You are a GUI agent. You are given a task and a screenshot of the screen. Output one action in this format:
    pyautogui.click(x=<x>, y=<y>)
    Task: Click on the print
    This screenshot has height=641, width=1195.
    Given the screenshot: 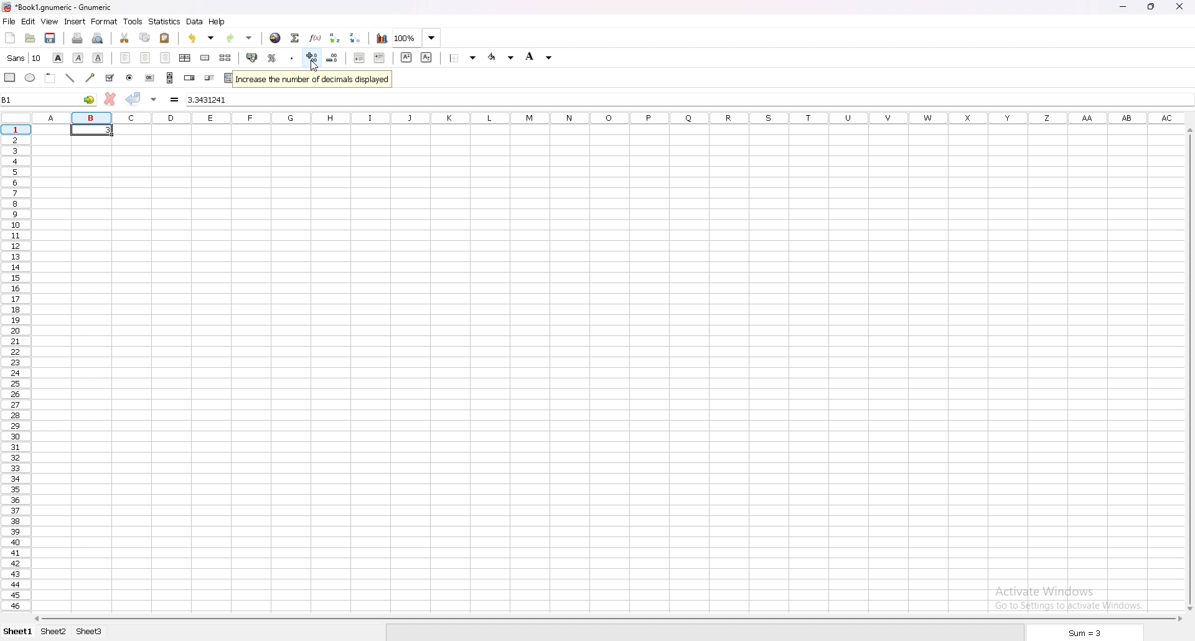 What is the action you would take?
    pyautogui.click(x=78, y=38)
    